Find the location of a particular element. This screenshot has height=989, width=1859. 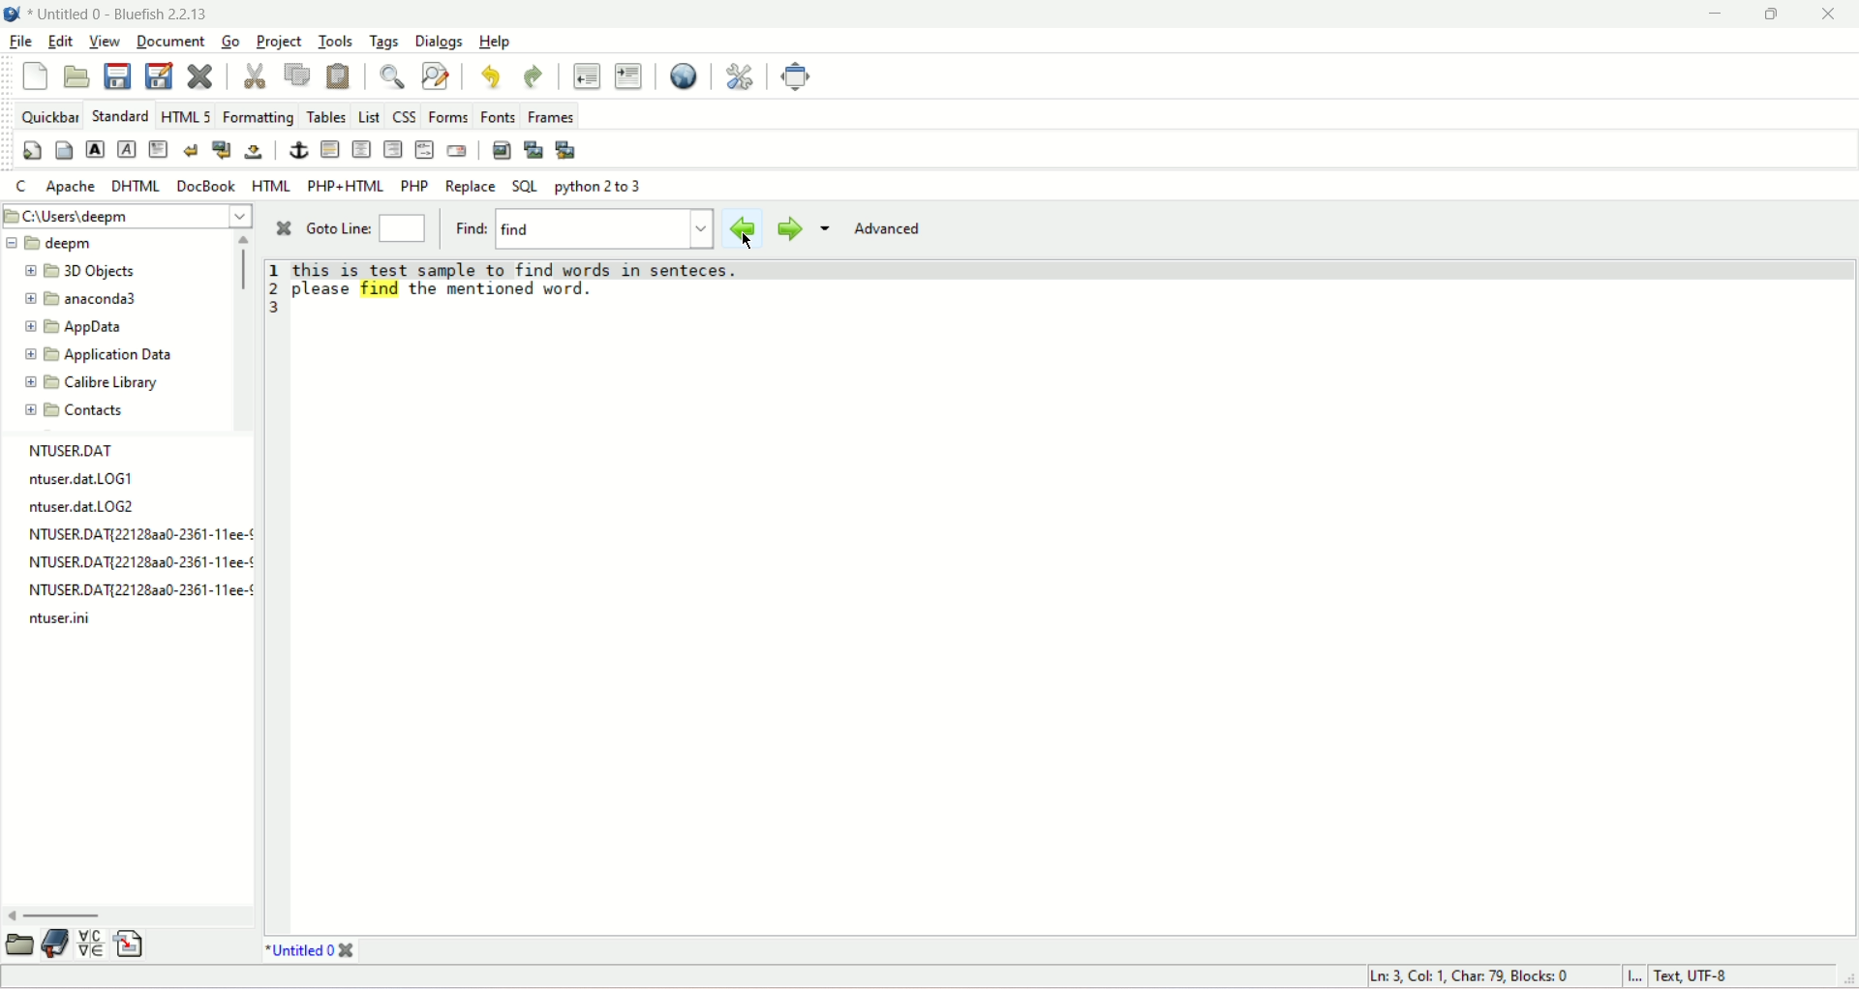

close is located at coordinates (281, 229).